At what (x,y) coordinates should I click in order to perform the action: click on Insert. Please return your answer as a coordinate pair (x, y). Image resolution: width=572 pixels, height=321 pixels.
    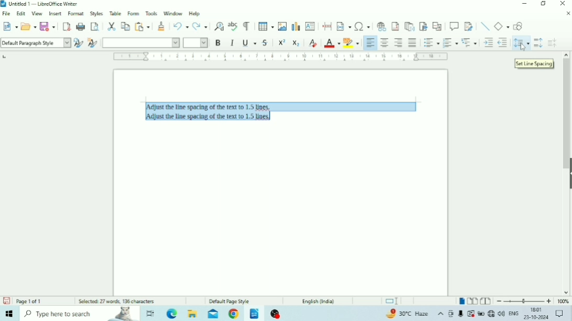
    Looking at the image, I should click on (55, 13).